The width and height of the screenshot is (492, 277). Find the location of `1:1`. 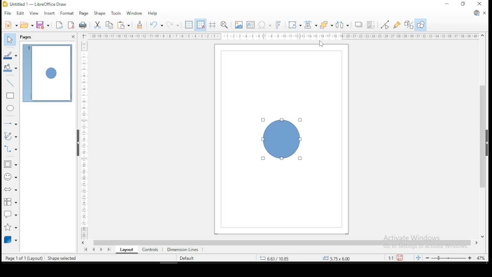

1:1 is located at coordinates (390, 258).